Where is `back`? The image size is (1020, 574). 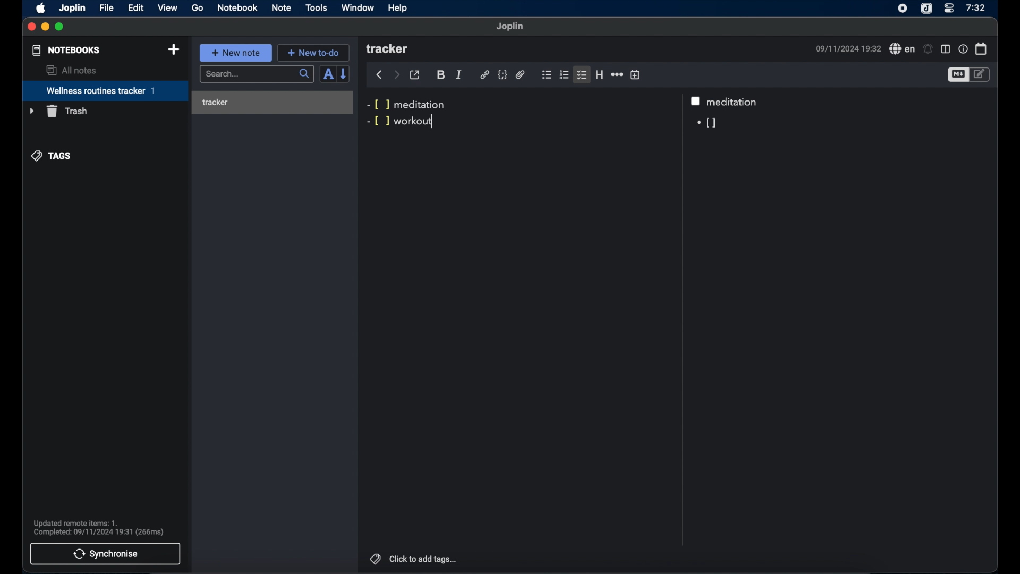 back is located at coordinates (379, 75).